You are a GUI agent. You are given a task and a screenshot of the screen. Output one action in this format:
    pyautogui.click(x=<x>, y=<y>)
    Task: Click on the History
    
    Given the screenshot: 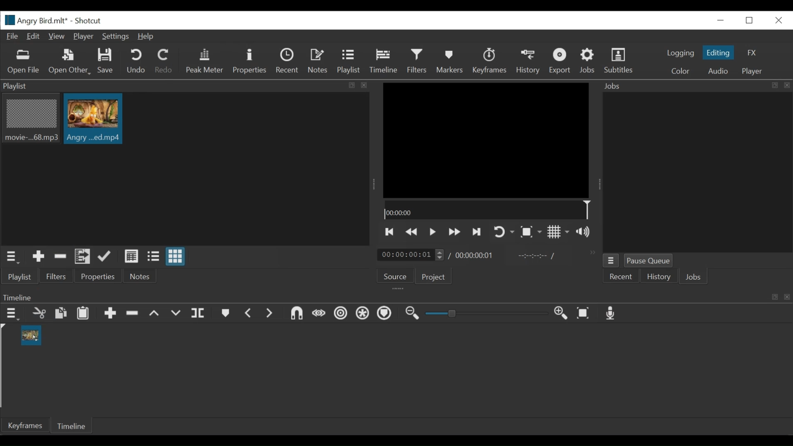 What is the action you would take?
    pyautogui.click(x=528, y=62)
    